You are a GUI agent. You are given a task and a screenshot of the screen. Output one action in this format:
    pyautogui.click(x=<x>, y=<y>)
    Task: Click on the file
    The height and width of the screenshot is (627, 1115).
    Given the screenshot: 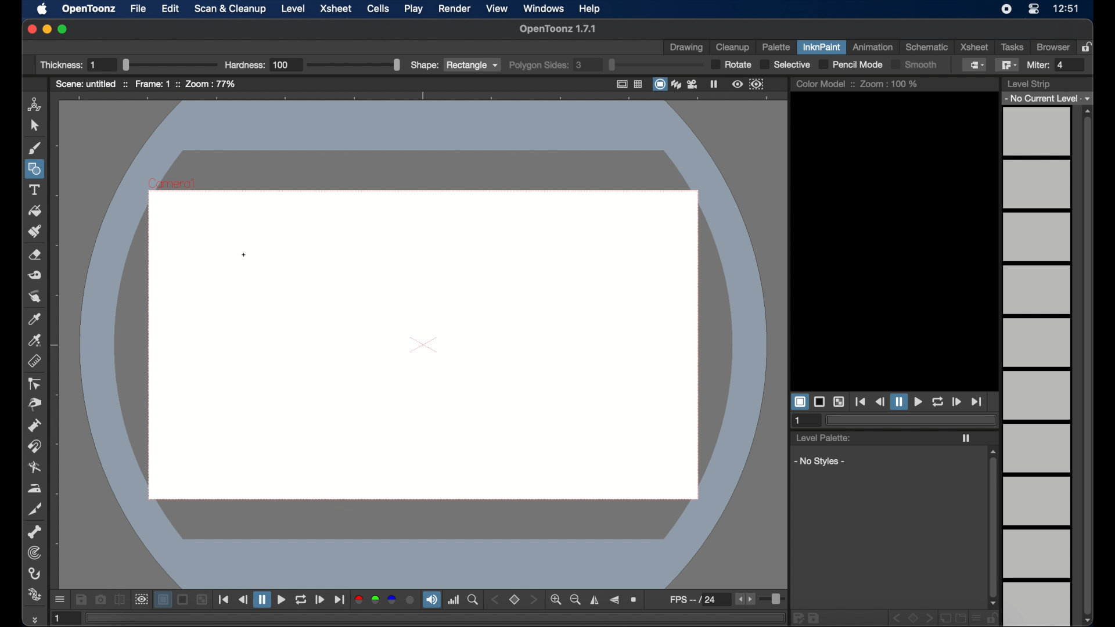 What is the action you would take?
    pyautogui.click(x=138, y=8)
    